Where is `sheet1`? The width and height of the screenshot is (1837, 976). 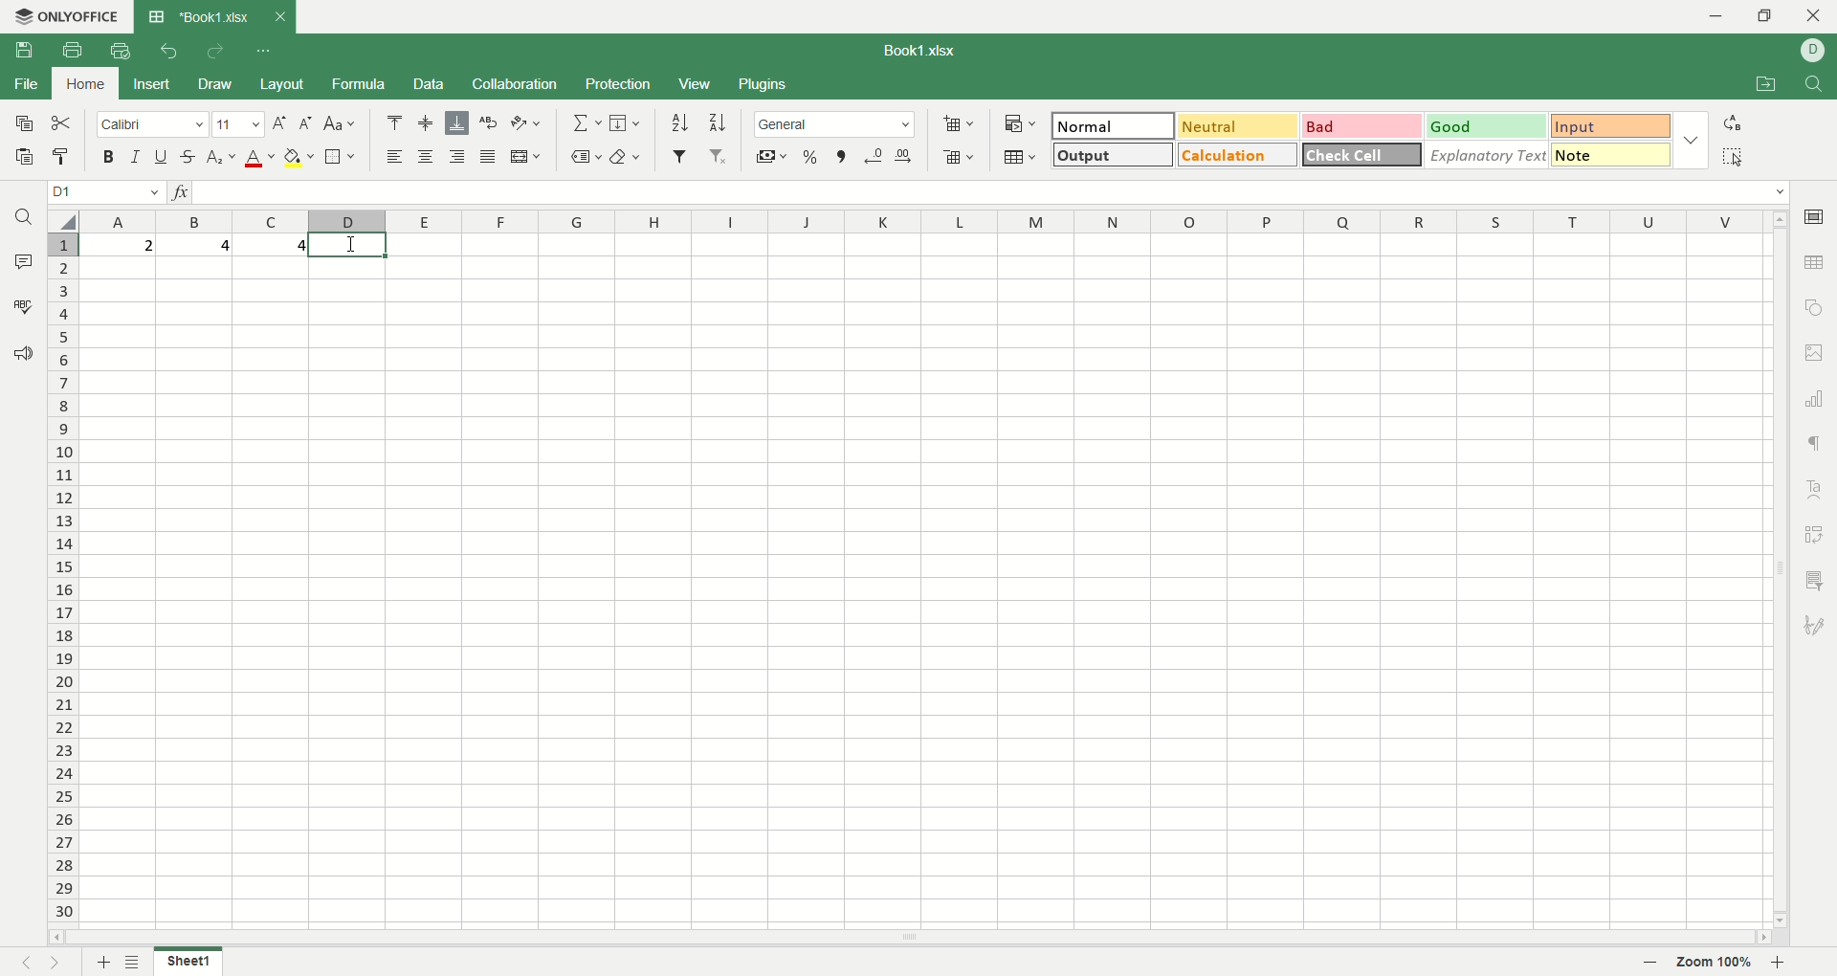
sheet1 is located at coordinates (188, 961).